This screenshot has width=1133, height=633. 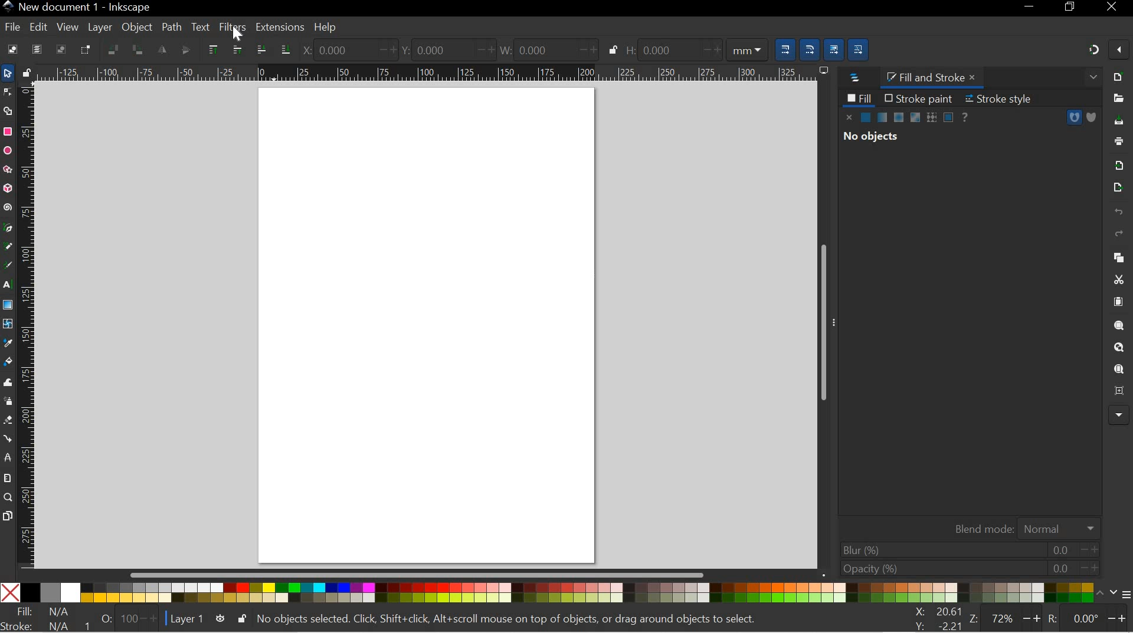 What do you see at coordinates (1030, 9) in the screenshot?
I see `MINIMIZE` at bounding box center [1030, 9].